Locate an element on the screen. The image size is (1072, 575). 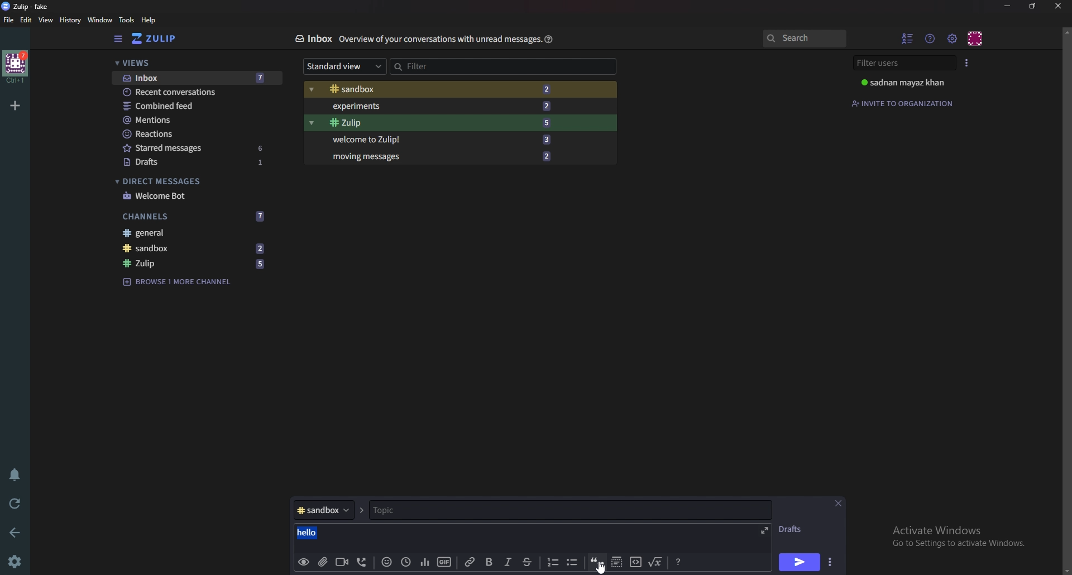
2 is located at coordinates (551, 105).